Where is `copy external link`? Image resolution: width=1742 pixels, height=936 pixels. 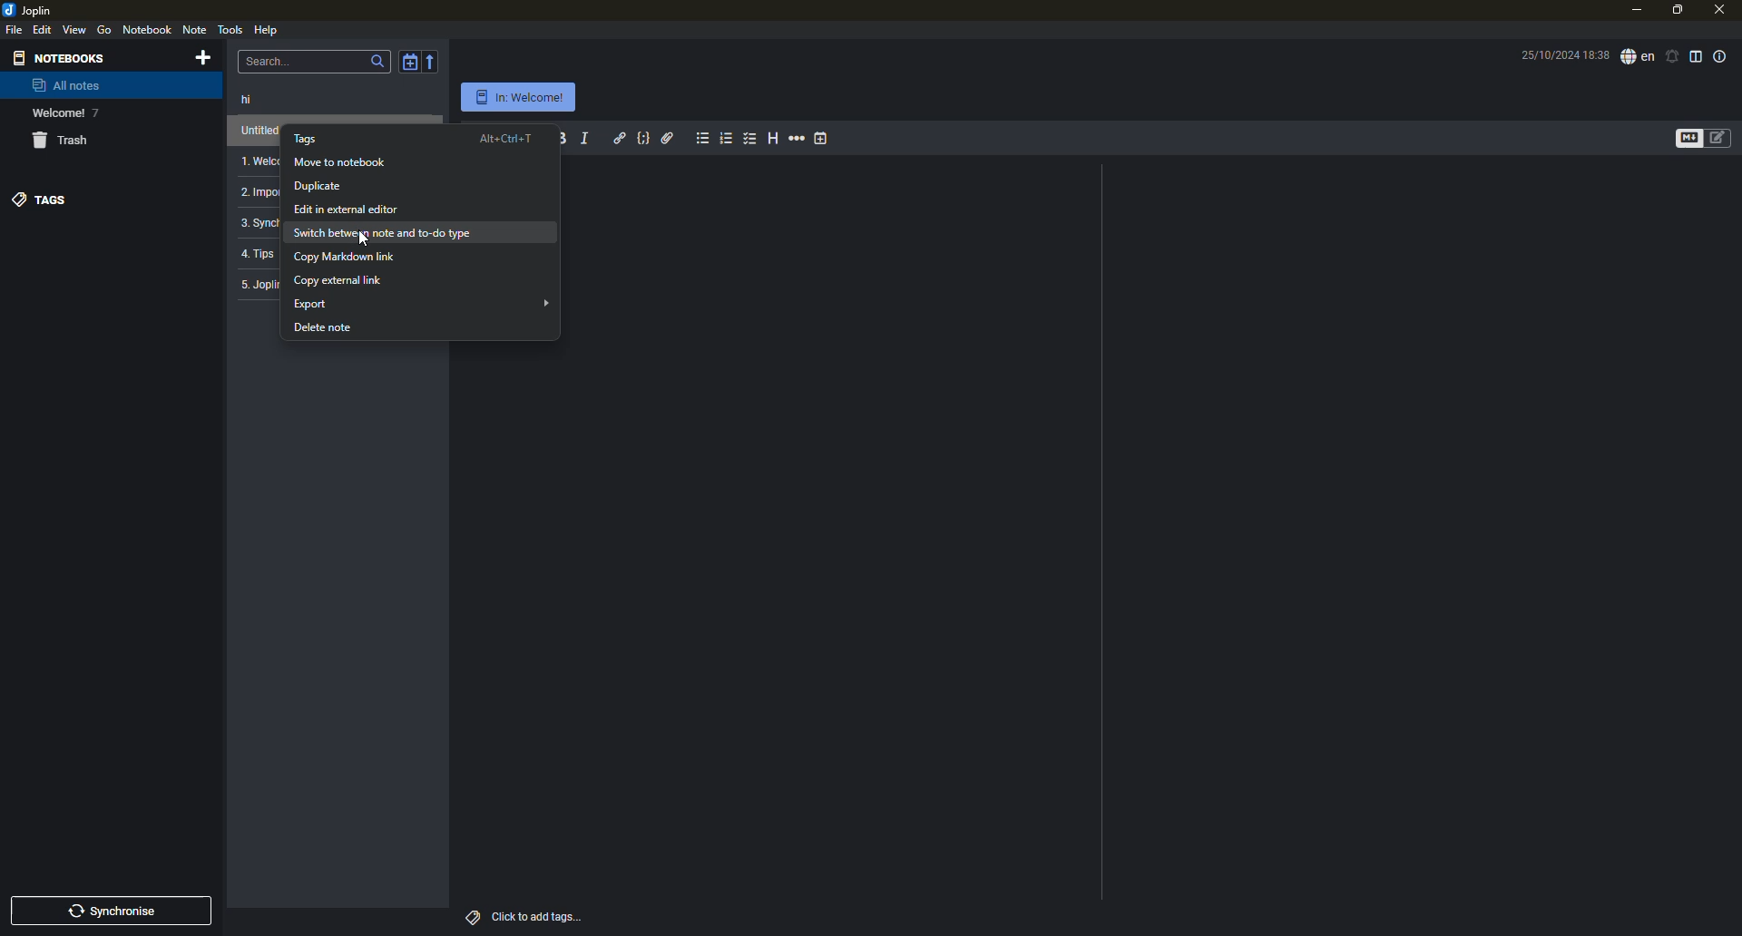
copy external link is located at coordinates (338, 280).